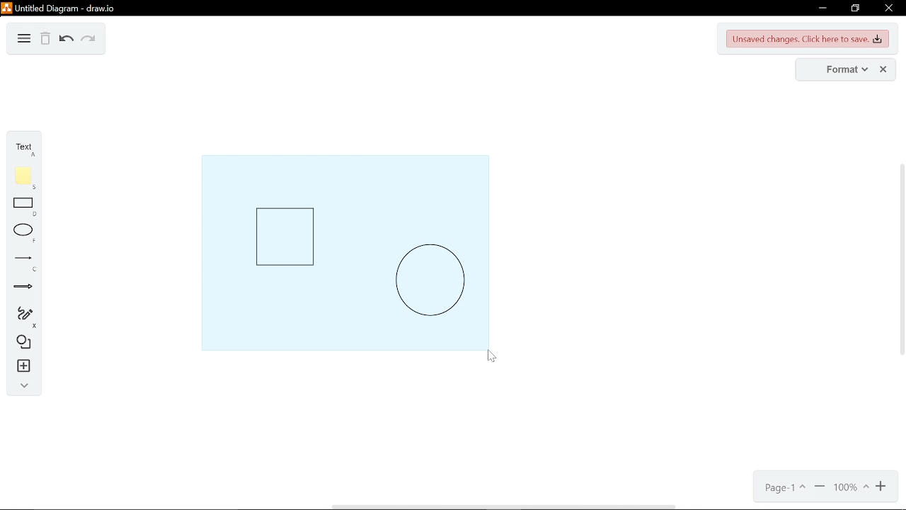  I want to click on objects being selected together, so click(343, 249).